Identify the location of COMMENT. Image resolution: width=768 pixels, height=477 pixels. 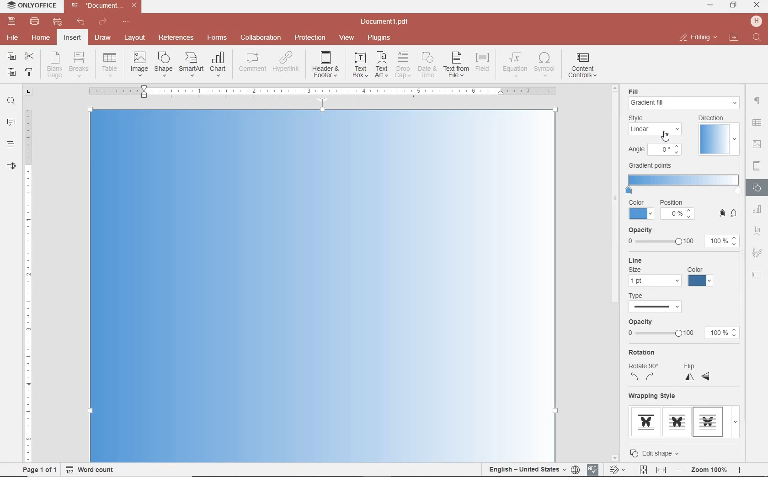
(253, 62).